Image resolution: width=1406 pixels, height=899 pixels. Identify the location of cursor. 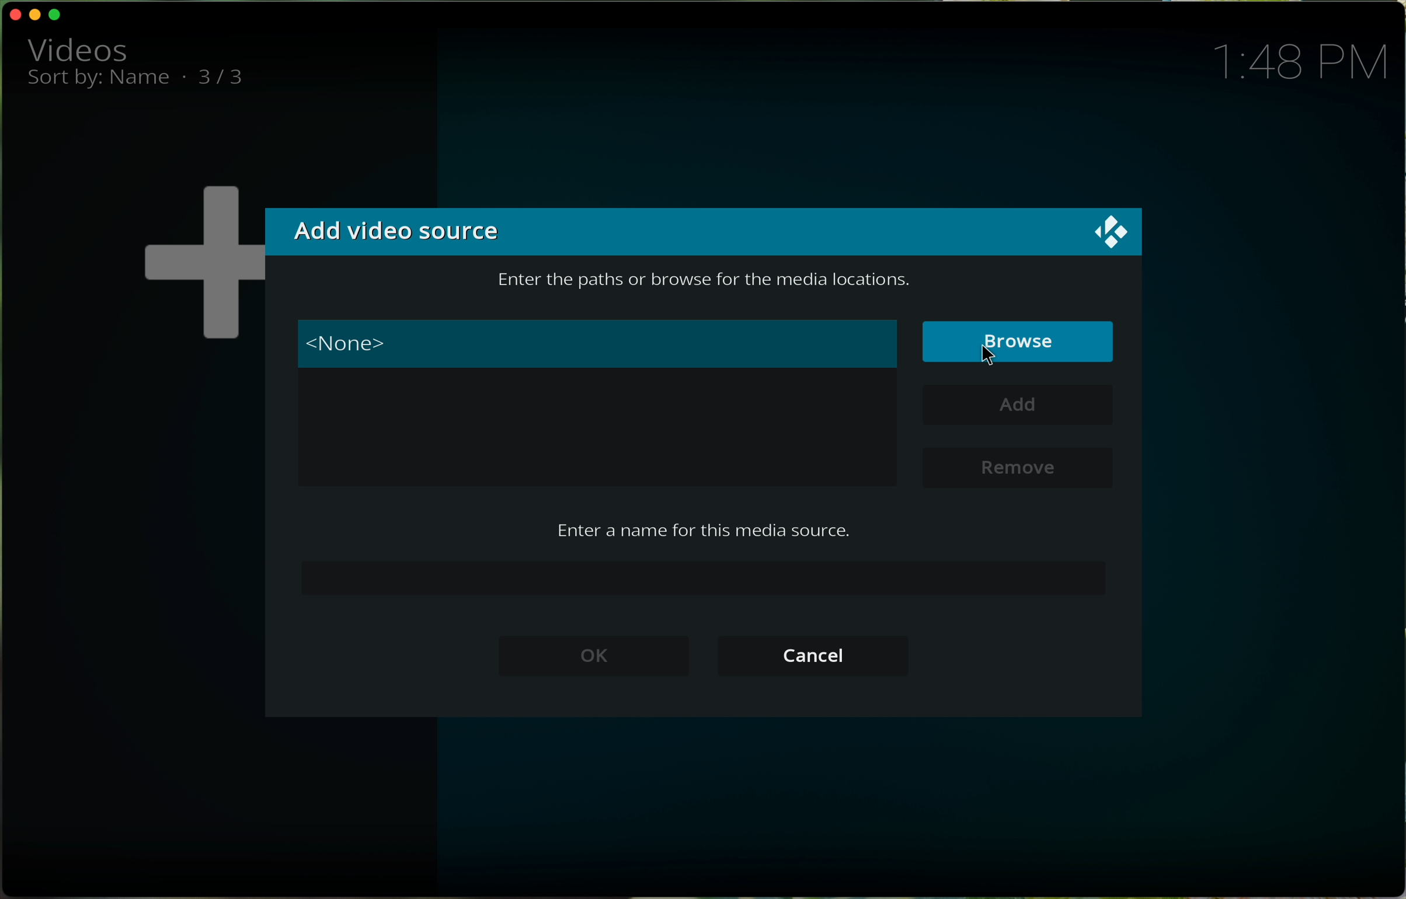
(991, 355).